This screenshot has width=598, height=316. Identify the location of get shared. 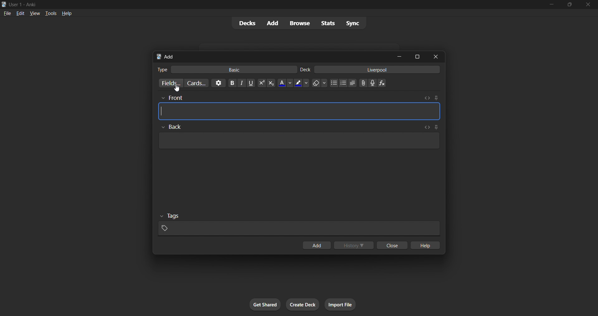
(265, 304).